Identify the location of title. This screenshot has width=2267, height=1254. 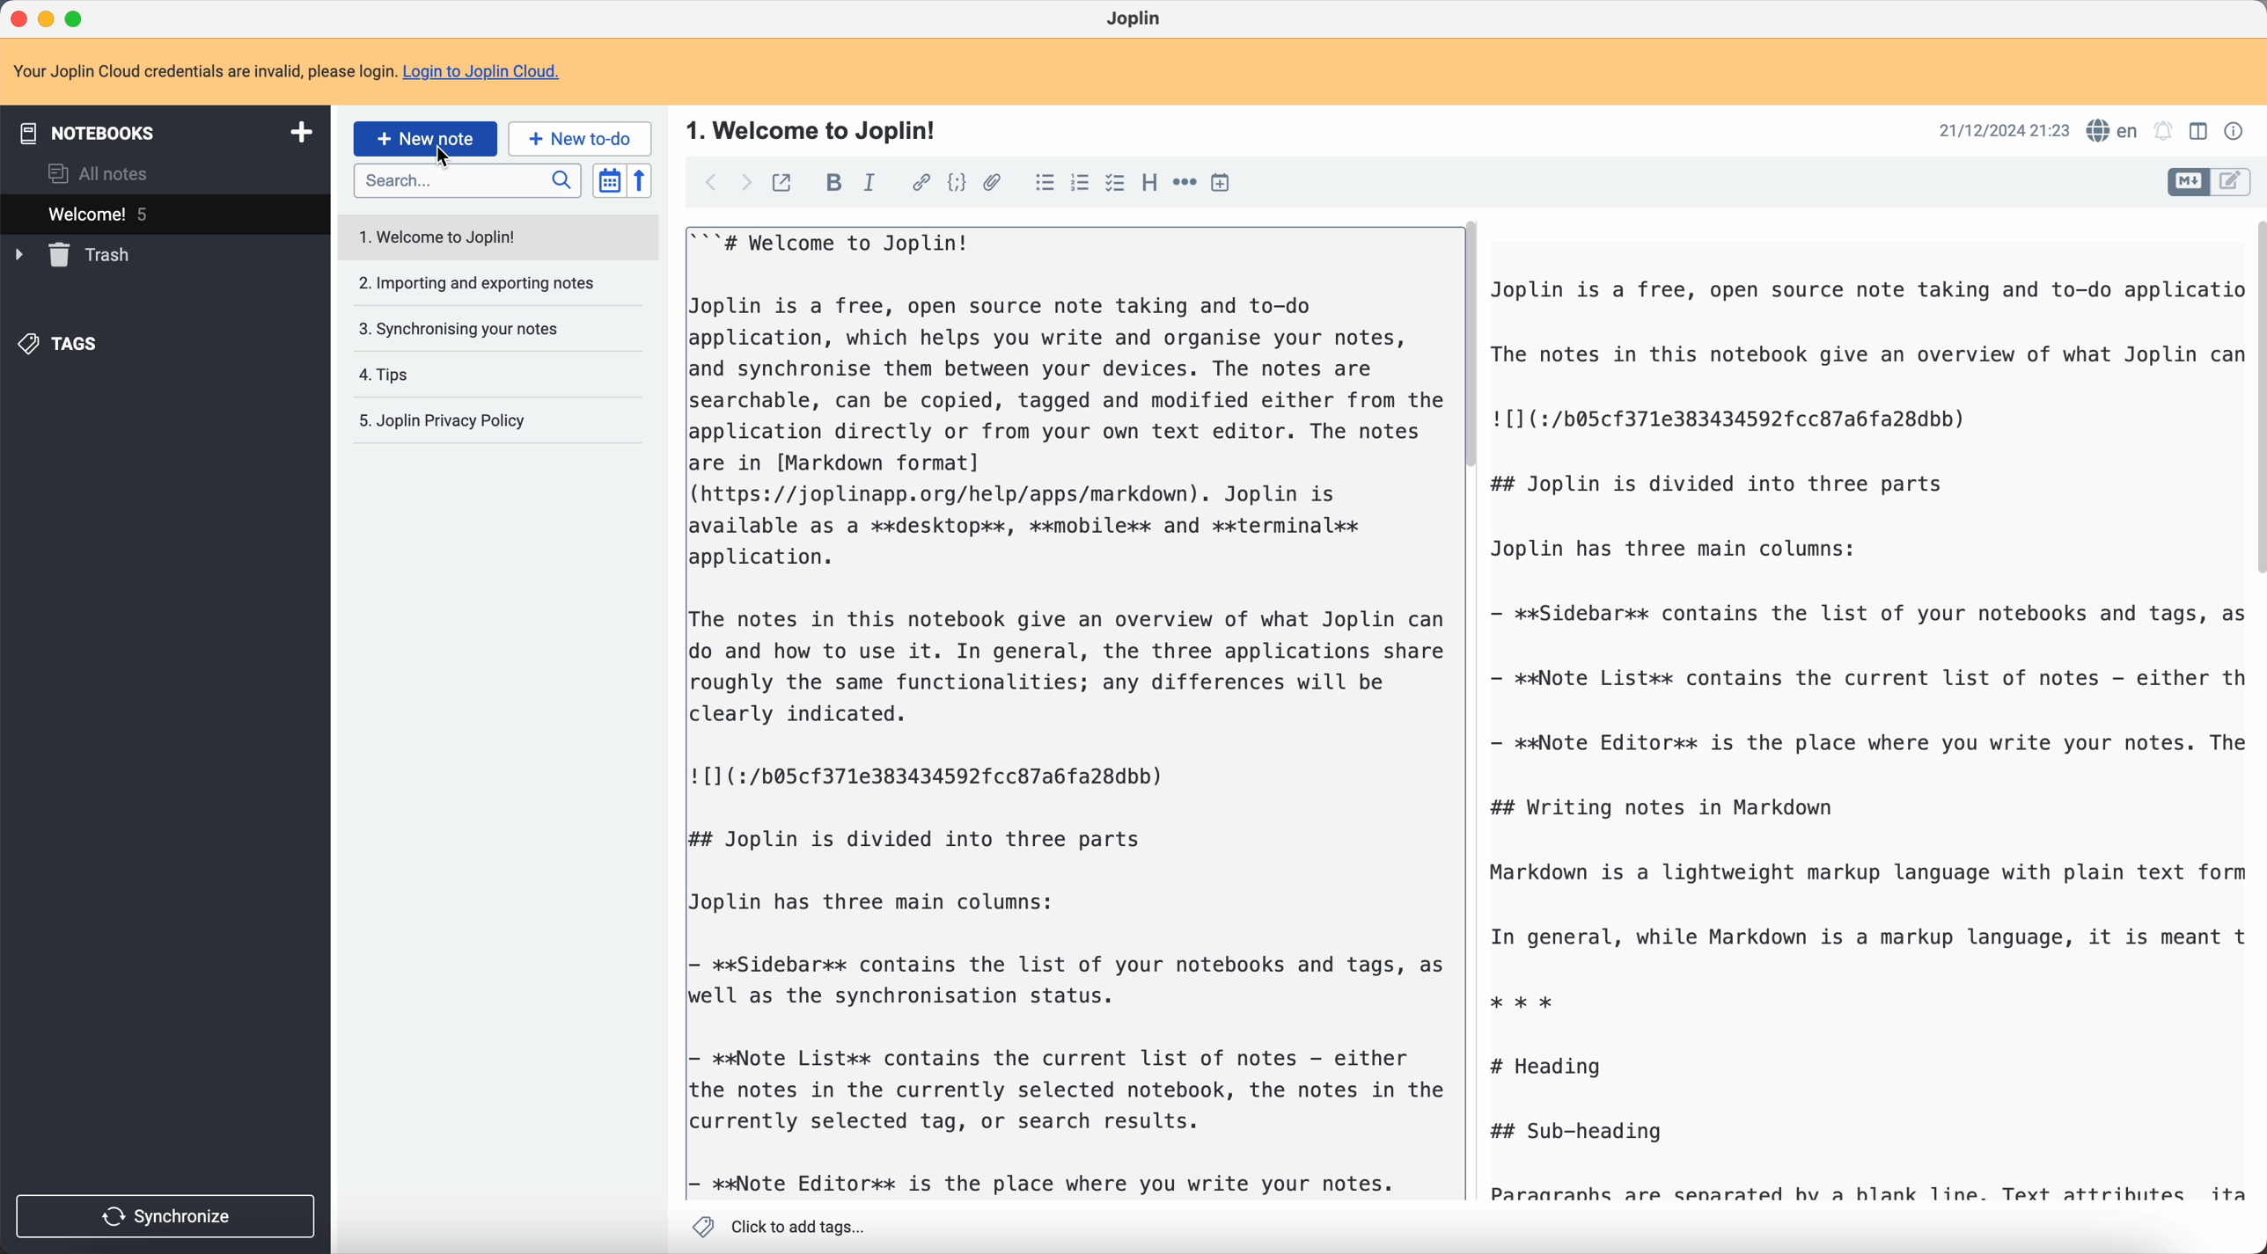
(815, 131).